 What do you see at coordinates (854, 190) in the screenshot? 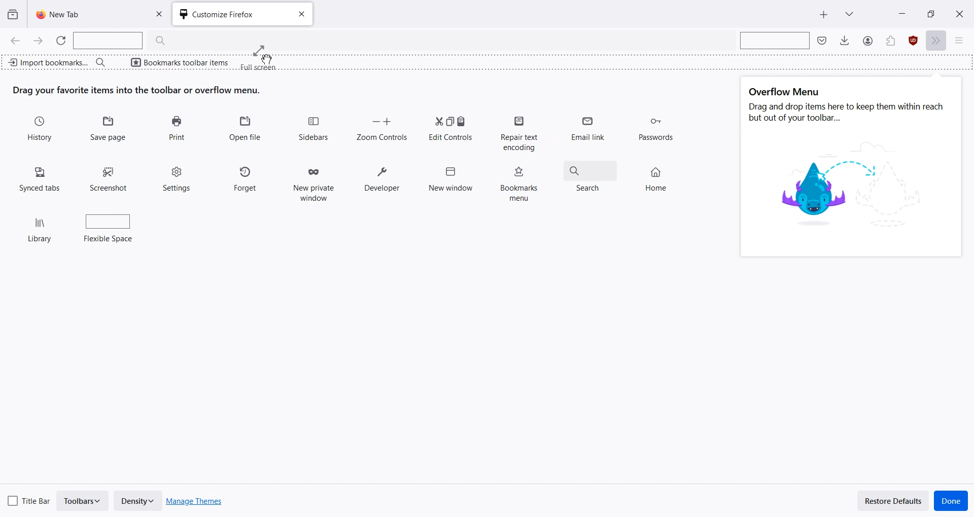
I see `image` at bounding box center [854, 190].